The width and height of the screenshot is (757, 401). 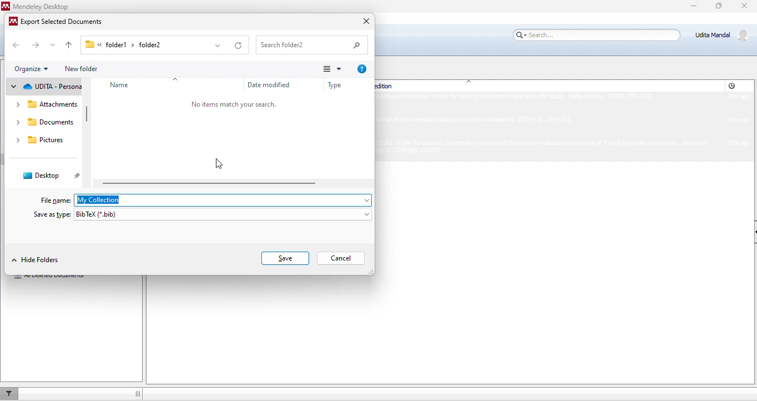 What do you see at coordinates (723, 35) in the screenshot?
I see `account` at bounding box center [723, 35].